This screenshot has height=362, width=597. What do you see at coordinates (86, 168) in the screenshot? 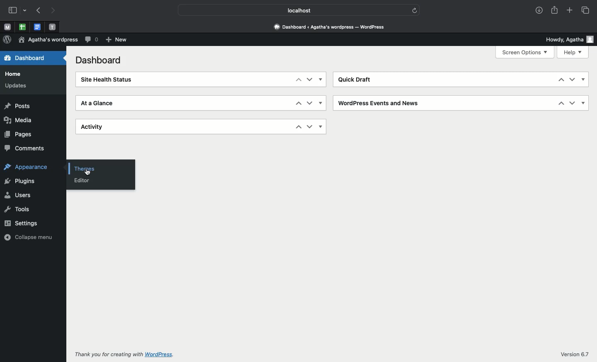
I see `Click themes` at bounding box center [86, 168].